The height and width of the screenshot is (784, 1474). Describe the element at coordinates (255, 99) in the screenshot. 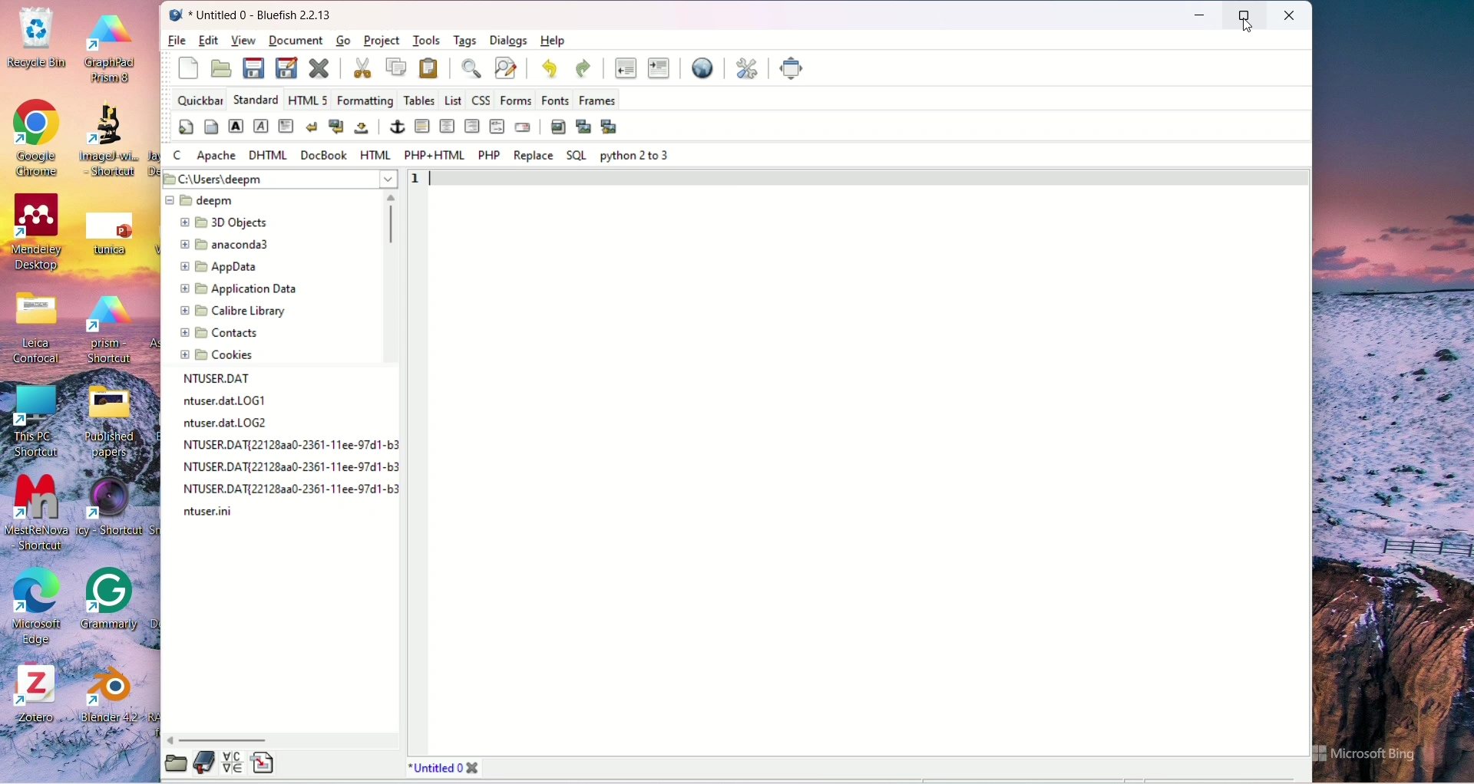

I see `standard` at that location.